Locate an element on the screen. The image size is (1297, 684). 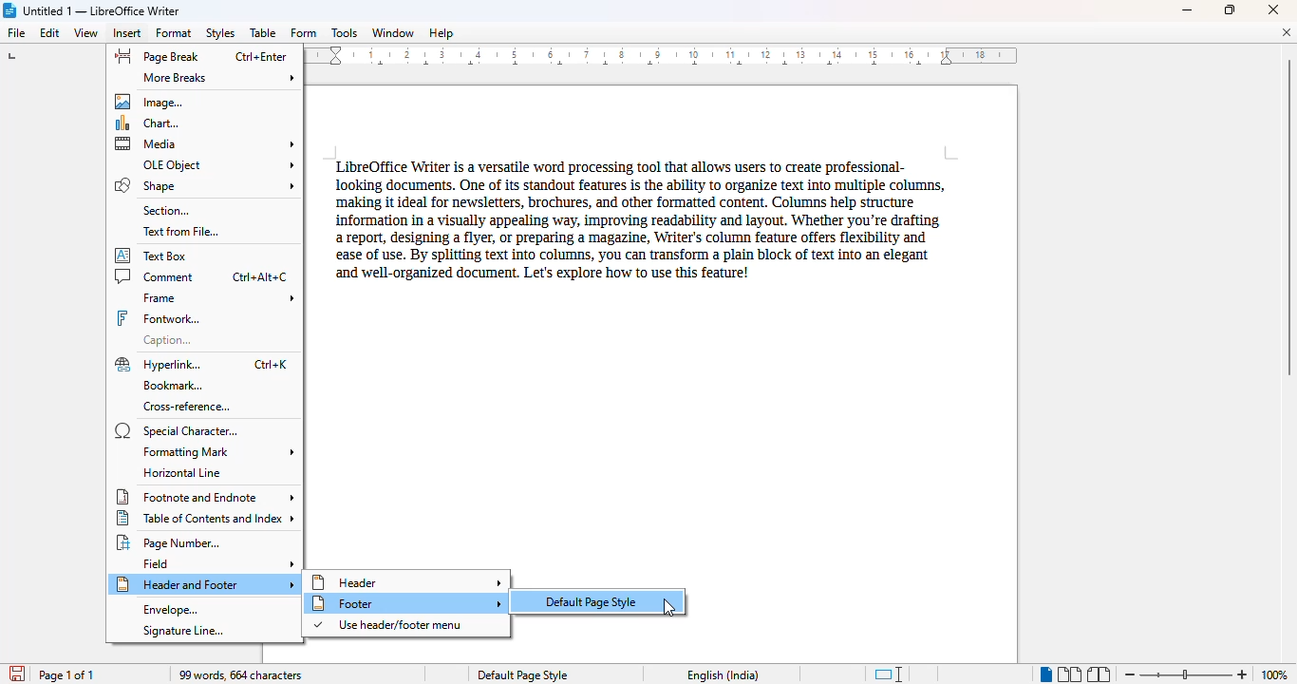
close documemt is located at coordinates (1287, 32).